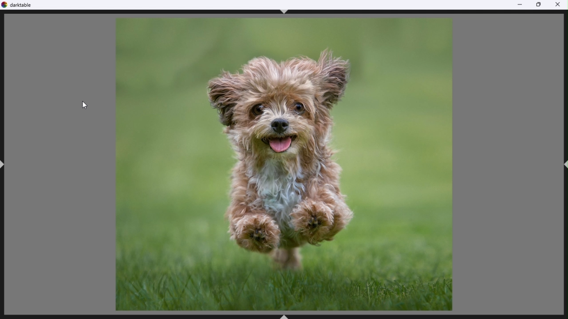 The width and height of the screenshot is (568, 319). Describe the element at coordinates (85, 105) in the screenshot. I see `Mouse pointer` at that location.